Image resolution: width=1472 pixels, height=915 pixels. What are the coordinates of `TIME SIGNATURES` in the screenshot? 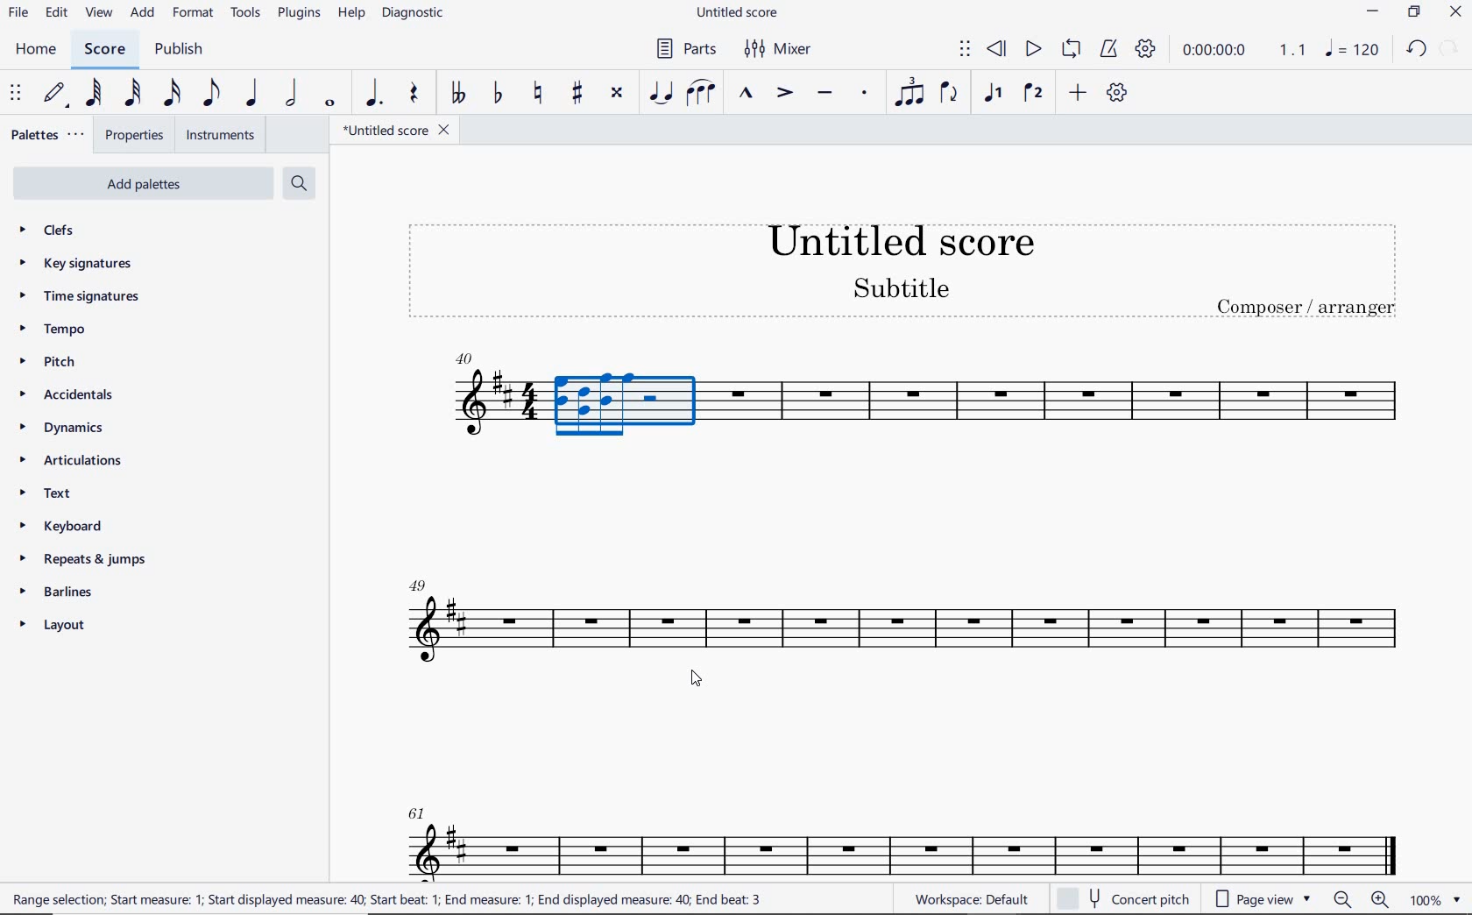 It's located at (81, 297).